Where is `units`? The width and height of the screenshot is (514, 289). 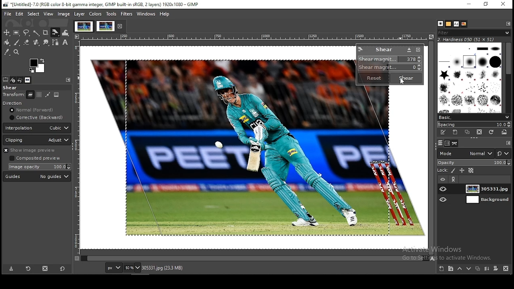 units is located at coordinates (114, 268).